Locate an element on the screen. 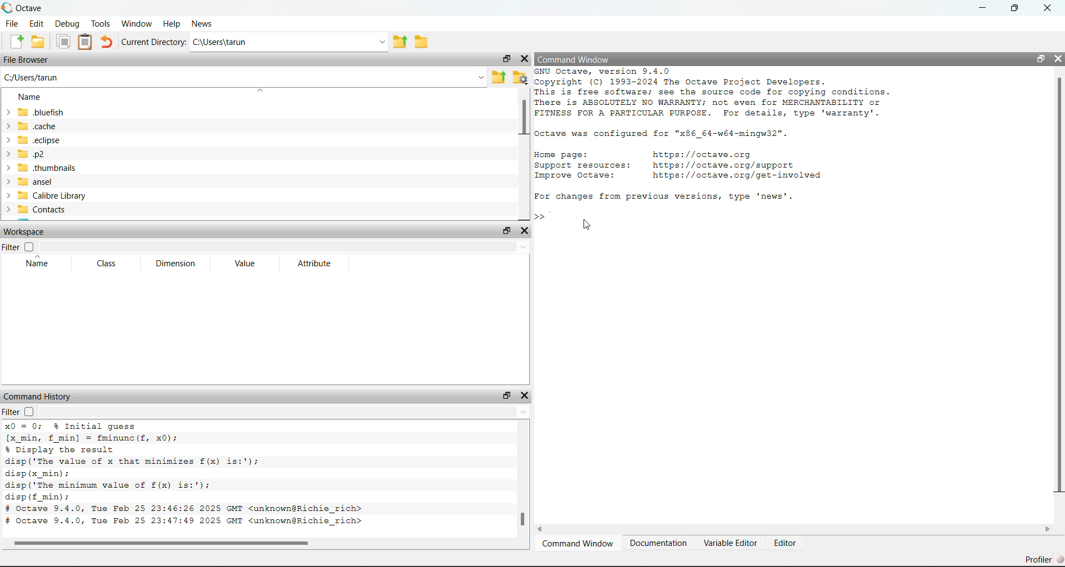  Scrollbar is located at coordinates (521, 520).